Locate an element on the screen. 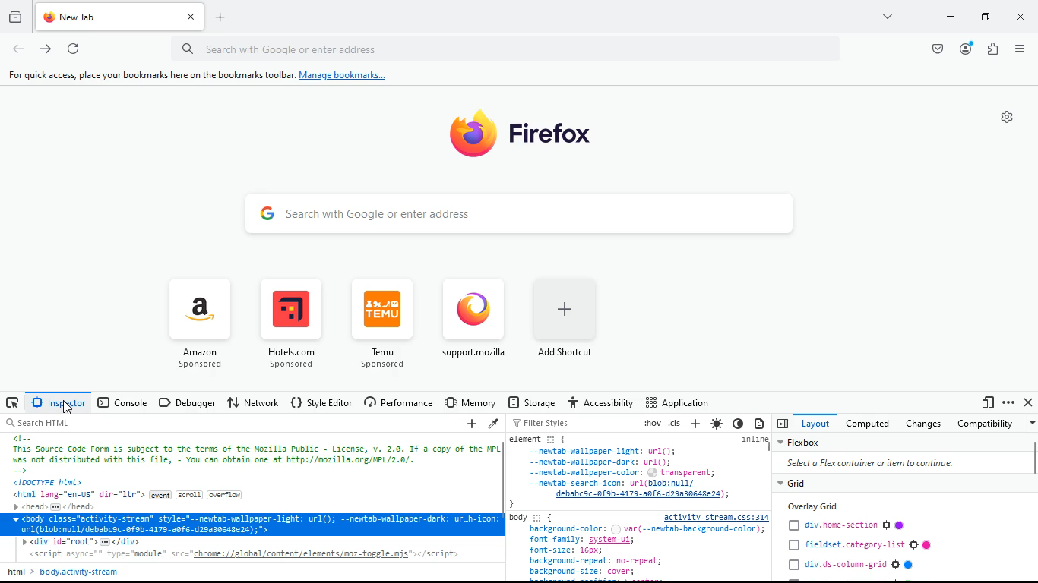 Image resolution: width=1038 pixels, height=583 pixels. console is located at coordinates (122, 404).